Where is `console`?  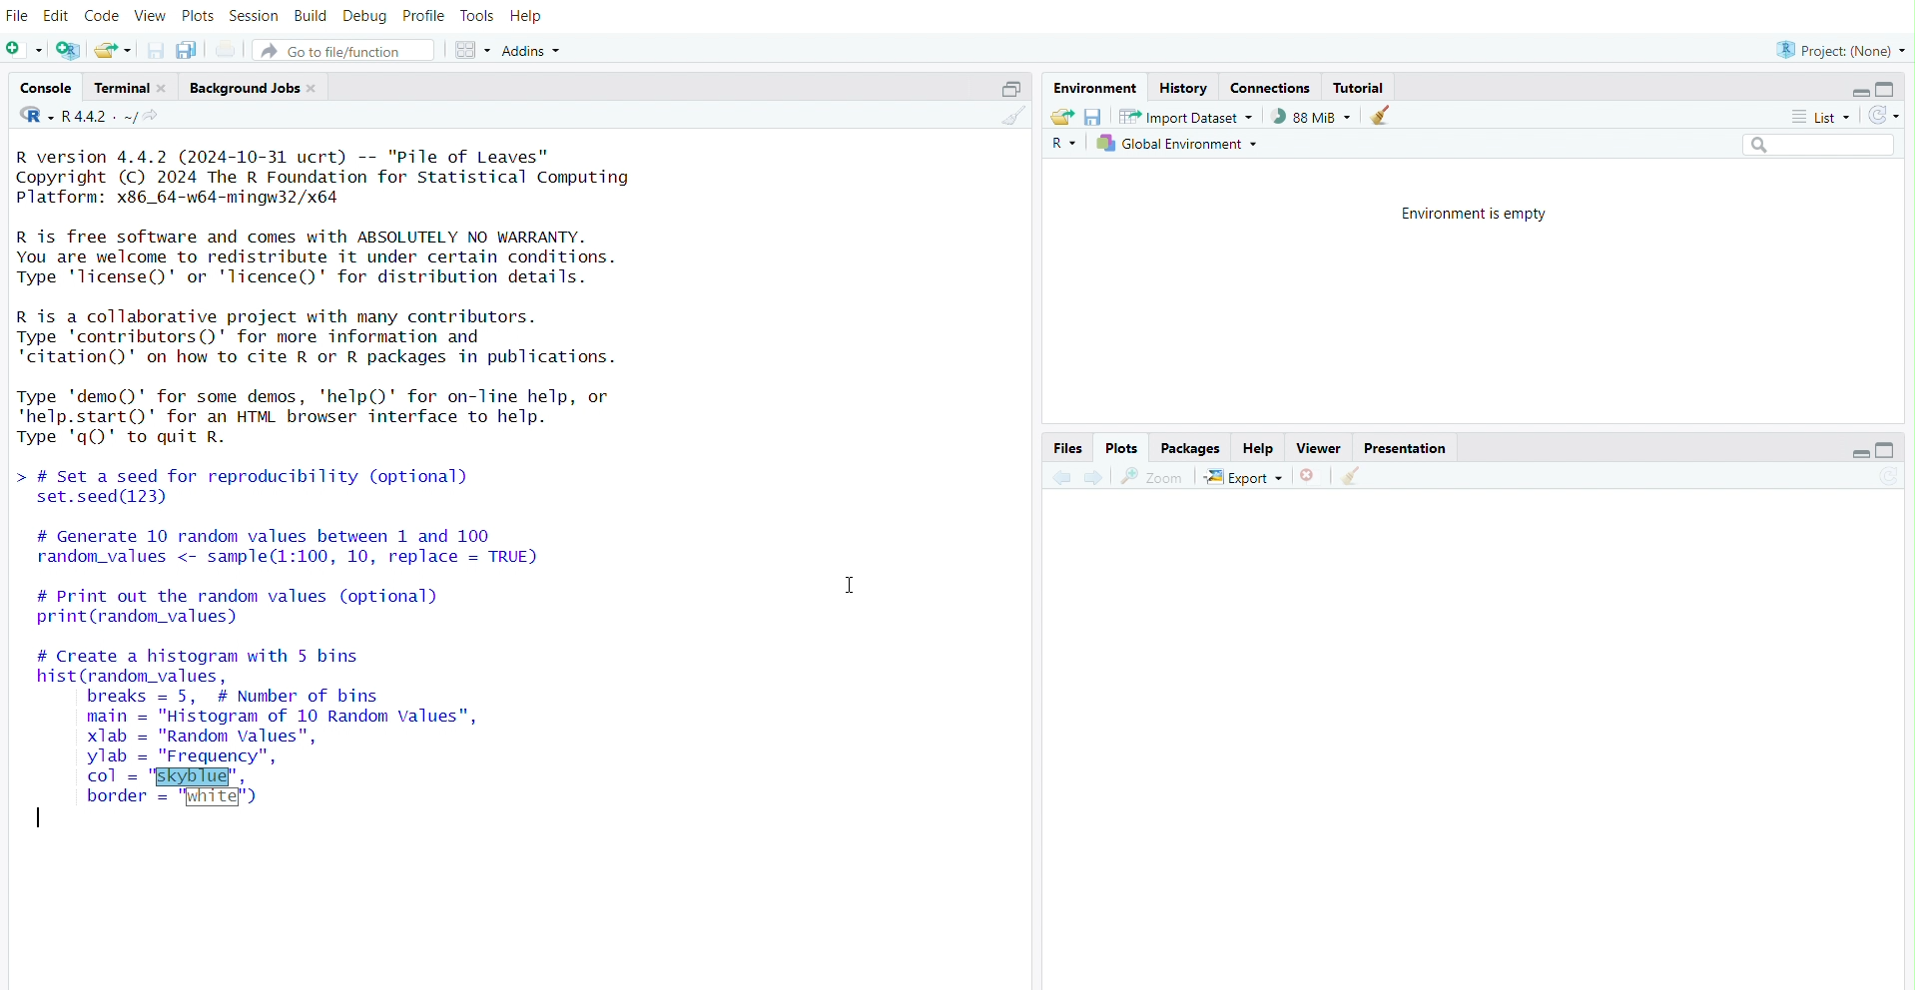
console is located at coordinates (38, 85).